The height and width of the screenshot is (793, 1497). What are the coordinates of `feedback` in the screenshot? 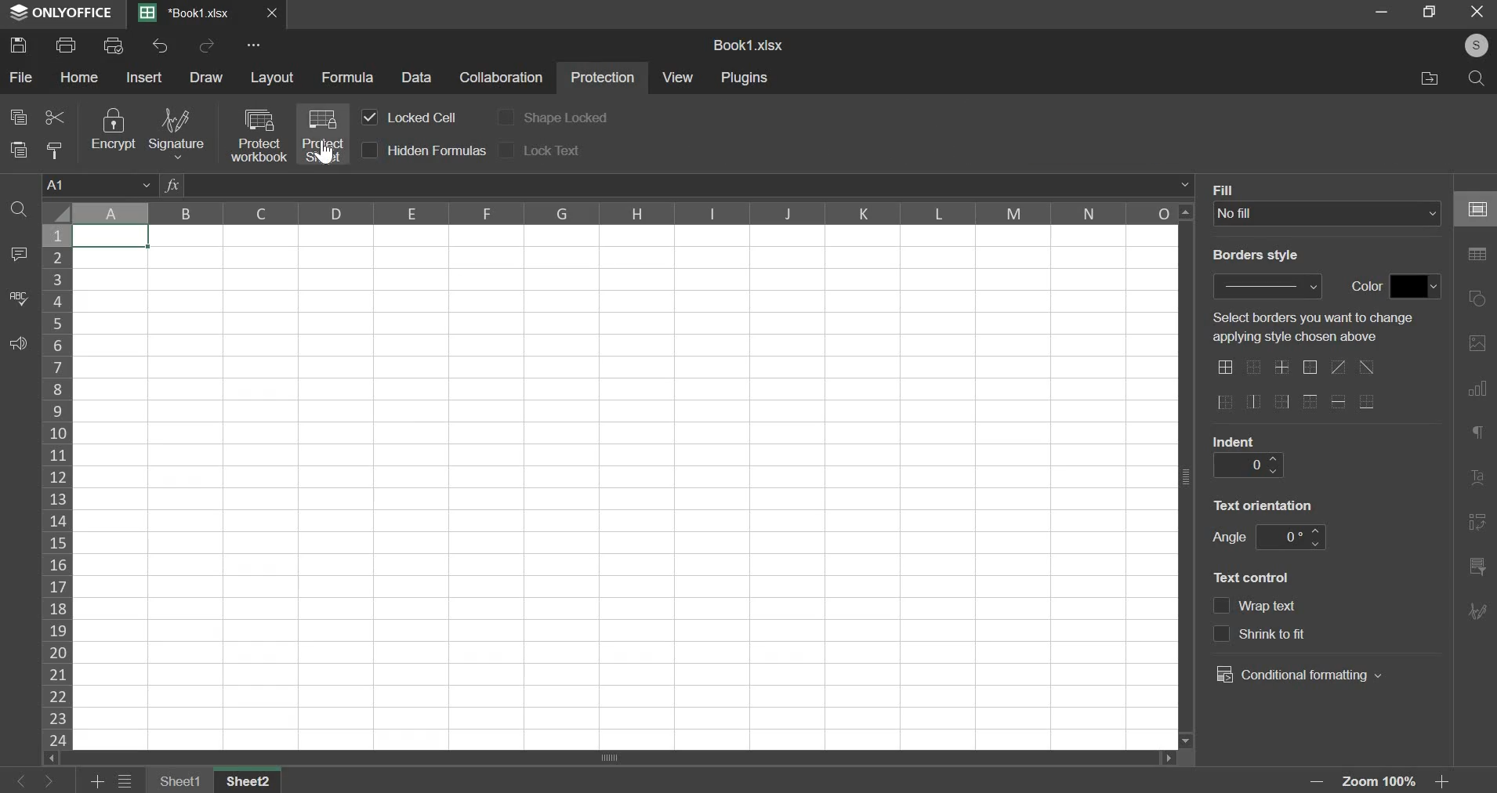 It's located at (17, 344).